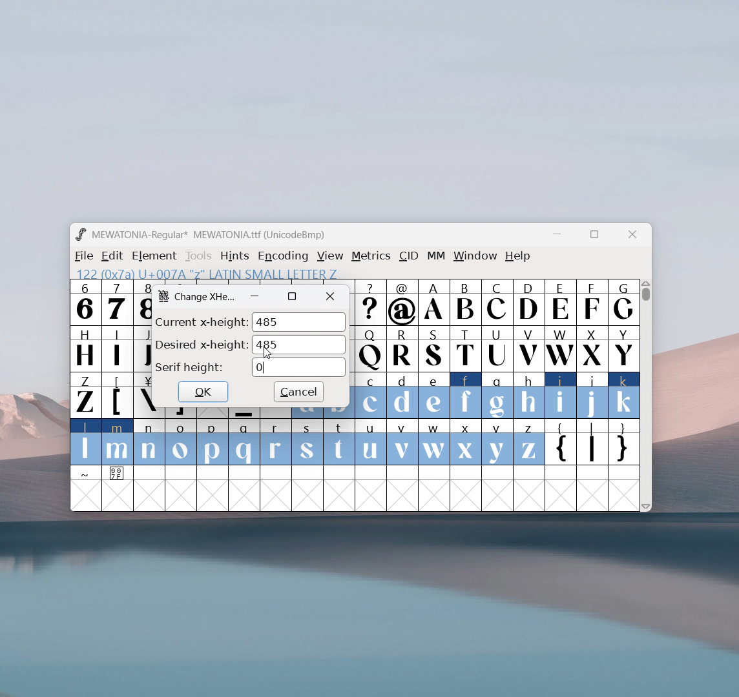  What do you see at coordinates (591, 301) in the screenshot?
I see `F` at bounding box center [591, 301].